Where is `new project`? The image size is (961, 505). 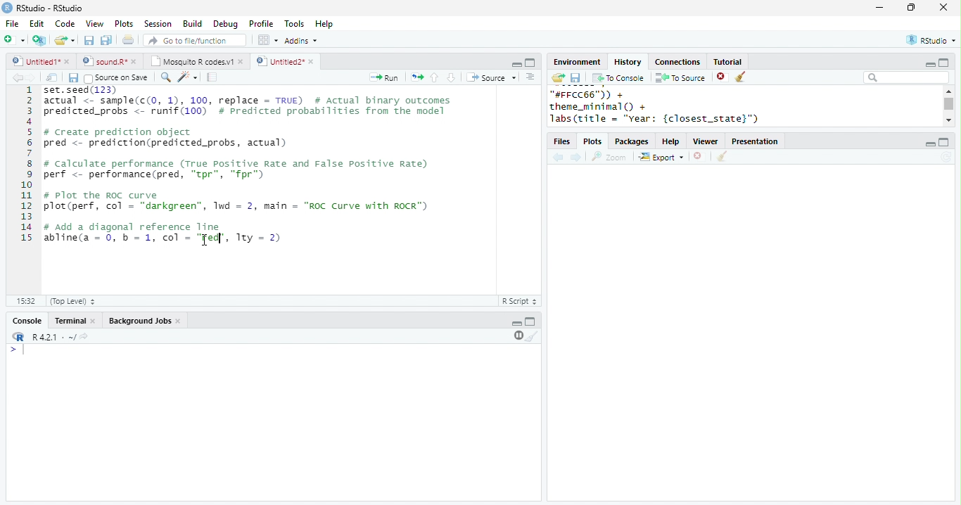
new project is located at coordinates (40, 40).